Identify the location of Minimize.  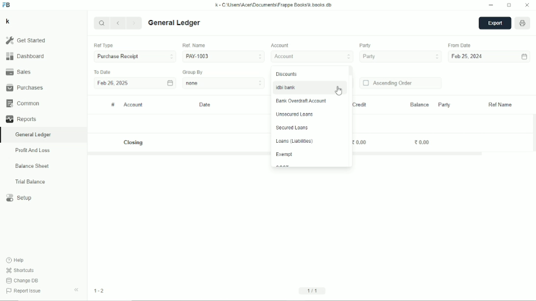
(491, 5).